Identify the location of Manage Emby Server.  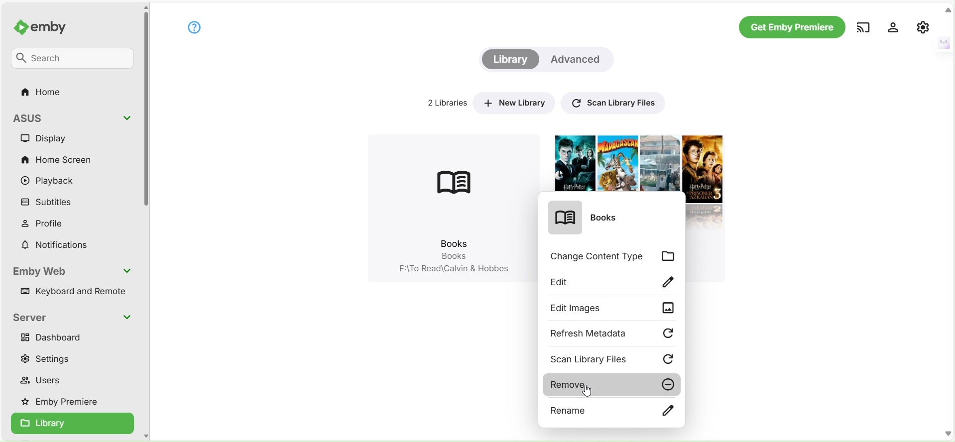
(923, 26).